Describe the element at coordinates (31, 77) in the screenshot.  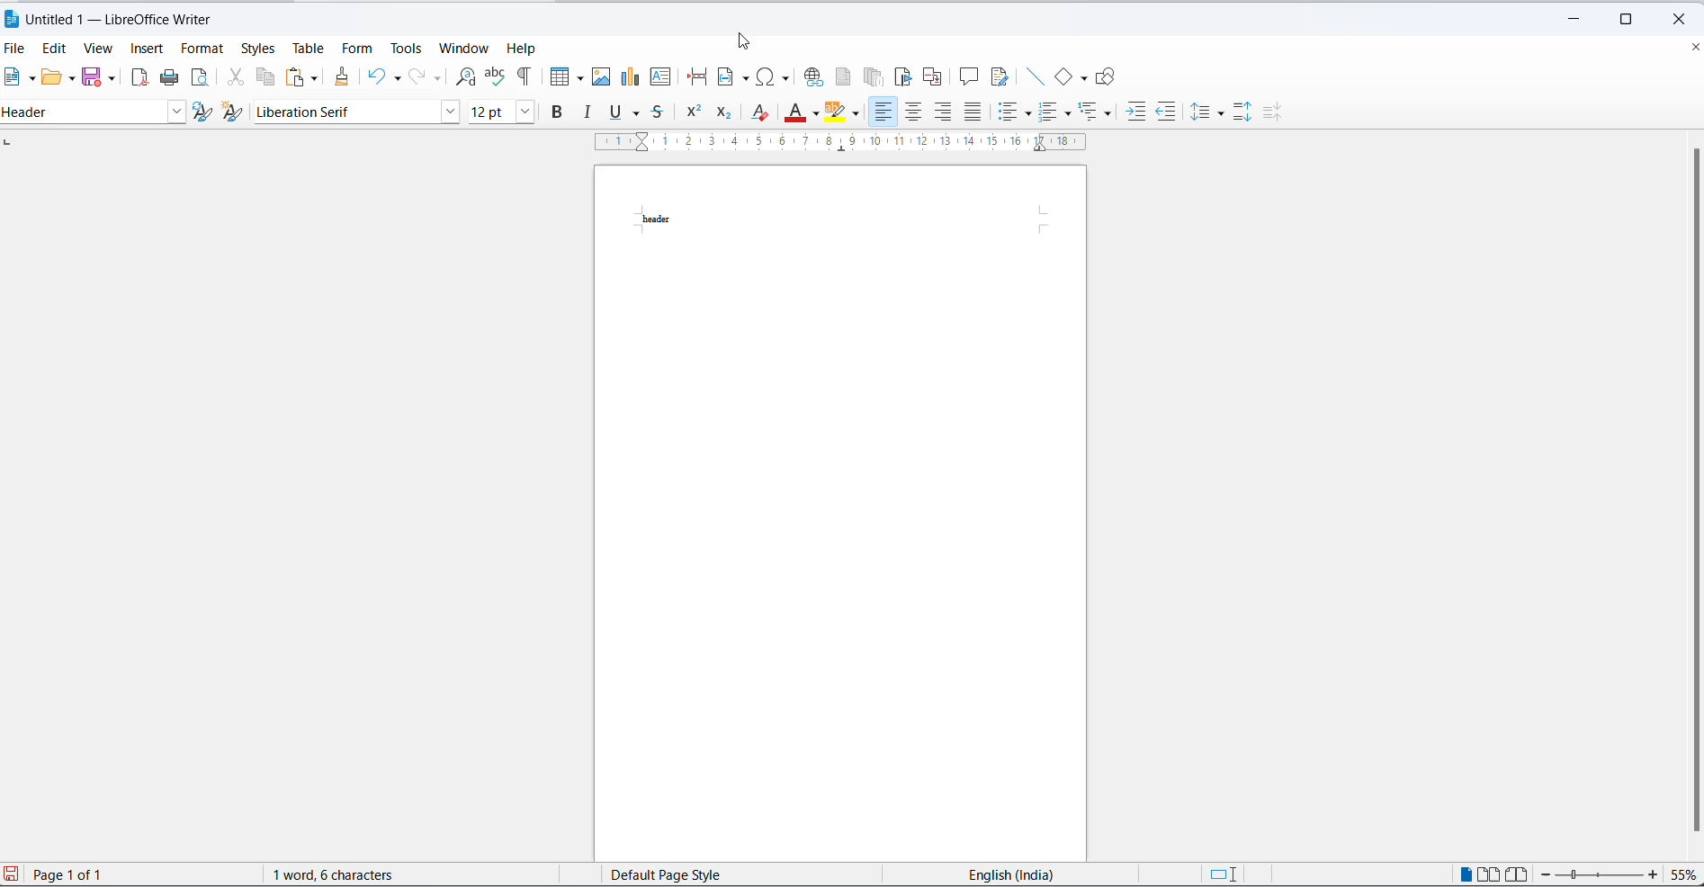
I see `new file options` at that location.